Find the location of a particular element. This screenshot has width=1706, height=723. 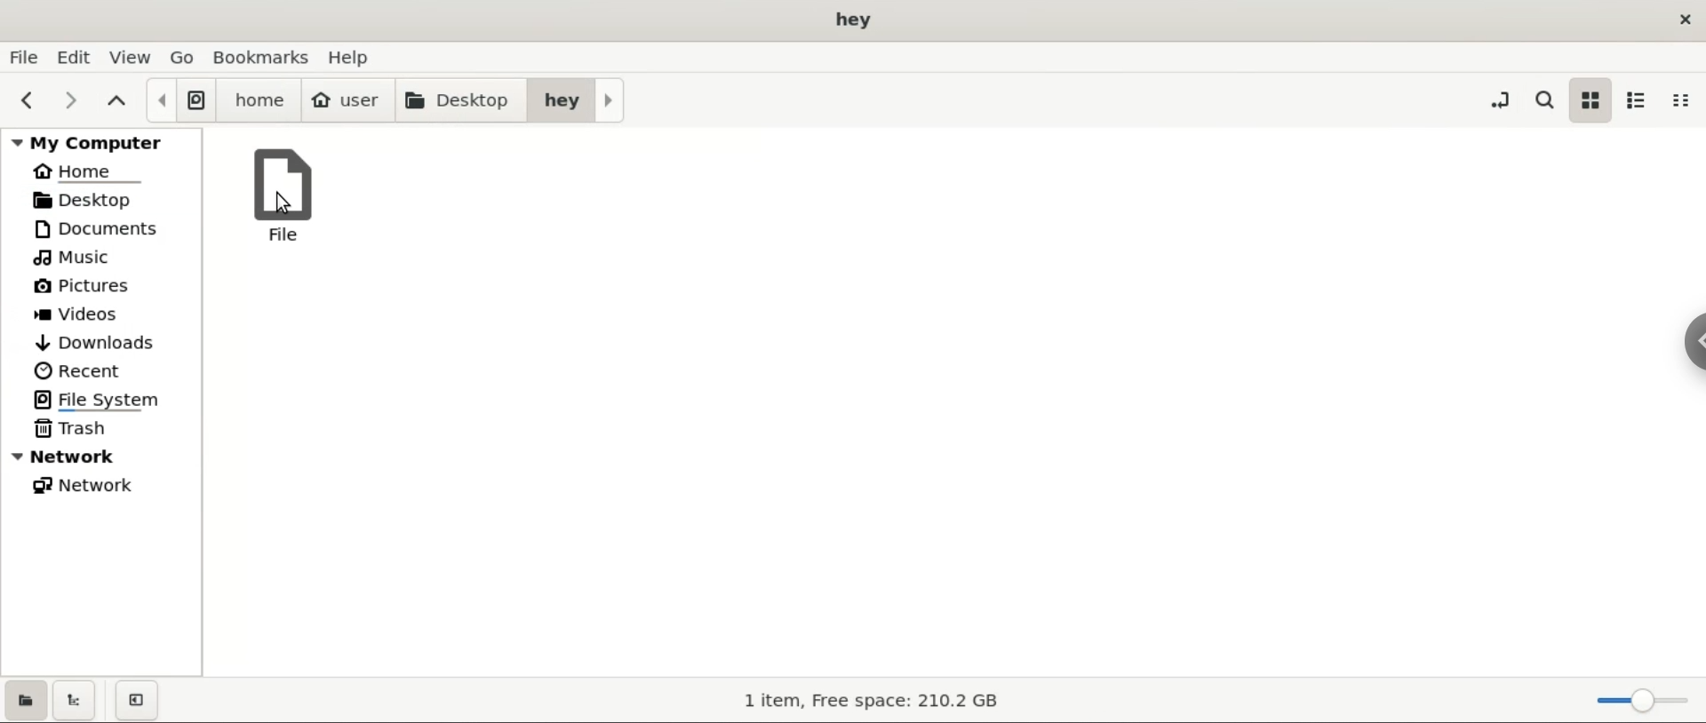

bookmarks is located at coordinates (262, 57).